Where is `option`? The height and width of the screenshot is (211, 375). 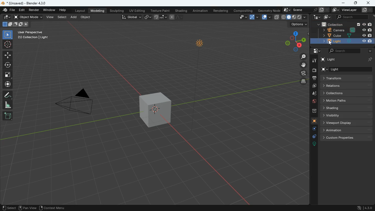 option is located at coordinates (298, 24).